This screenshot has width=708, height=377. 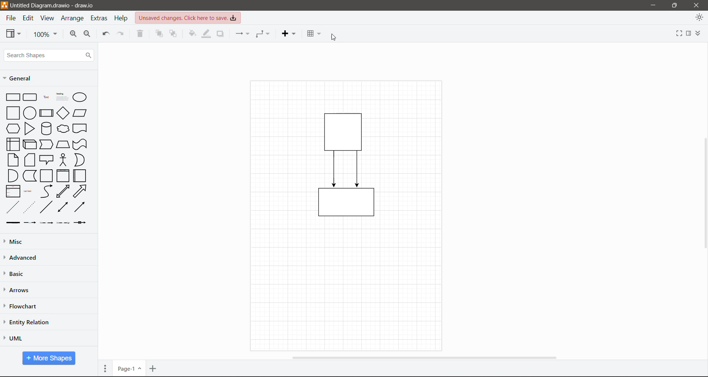 What do you see at coordinates (105, 35) in the screenshot?
I see `Undo` at bounding box center [105, 35].